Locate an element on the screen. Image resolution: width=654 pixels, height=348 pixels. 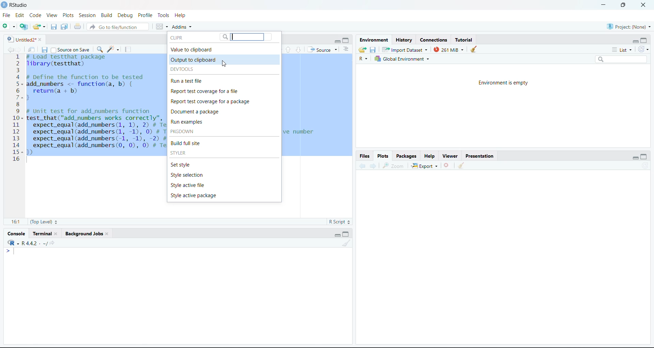
Forward is located at coordinates (373, 165).